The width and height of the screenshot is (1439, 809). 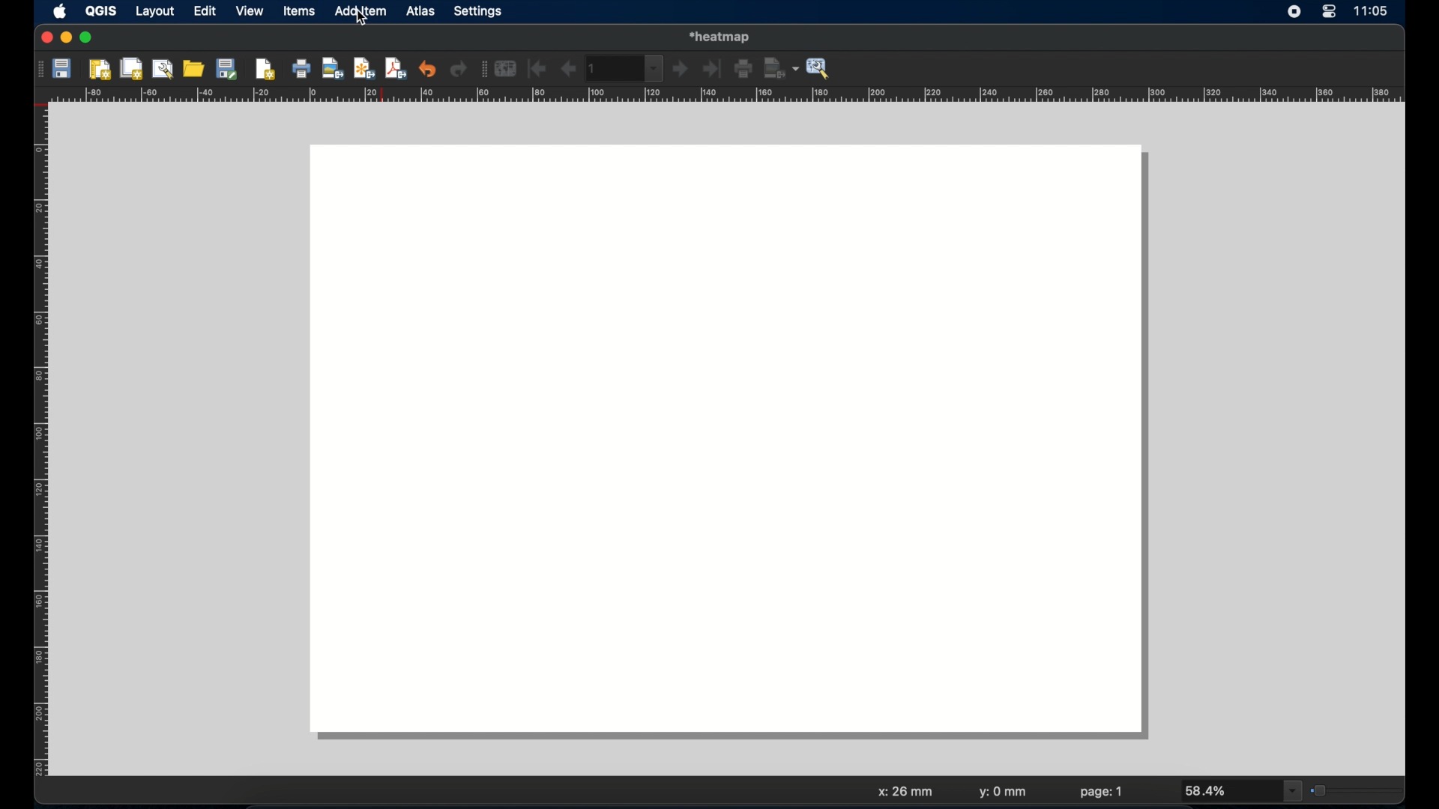 I want to click on settings, so click(x=479, y=12).